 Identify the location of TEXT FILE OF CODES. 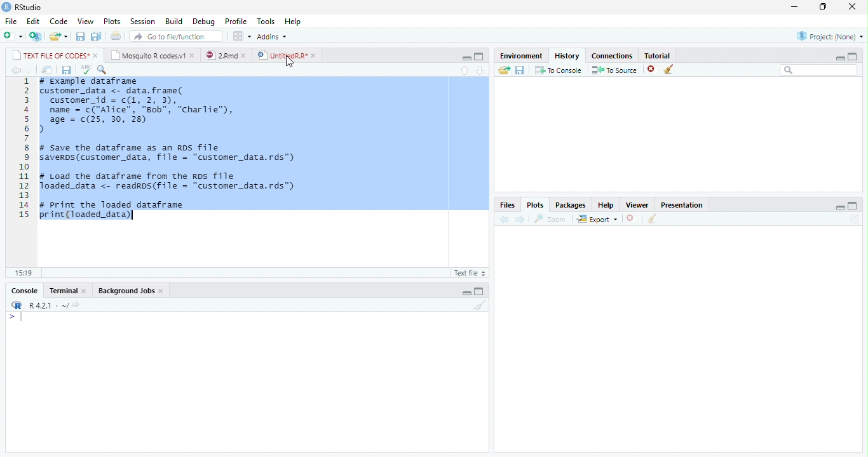
(48, 55).